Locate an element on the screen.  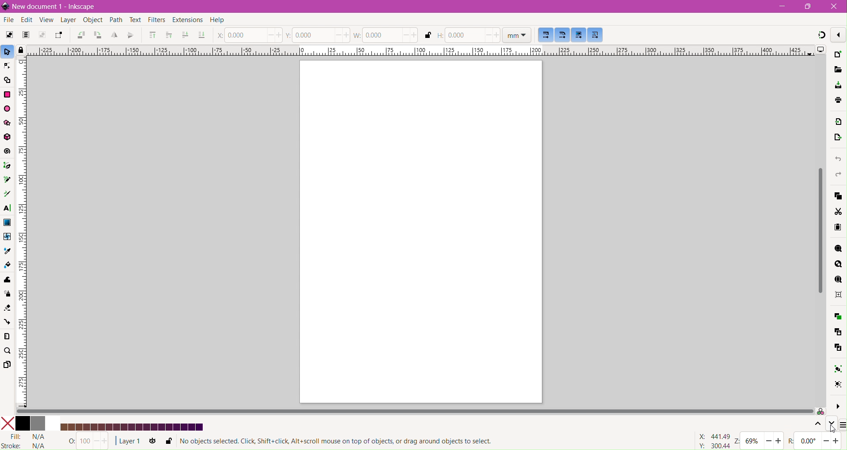
Riase to Top is located at coordinates (151, 36).